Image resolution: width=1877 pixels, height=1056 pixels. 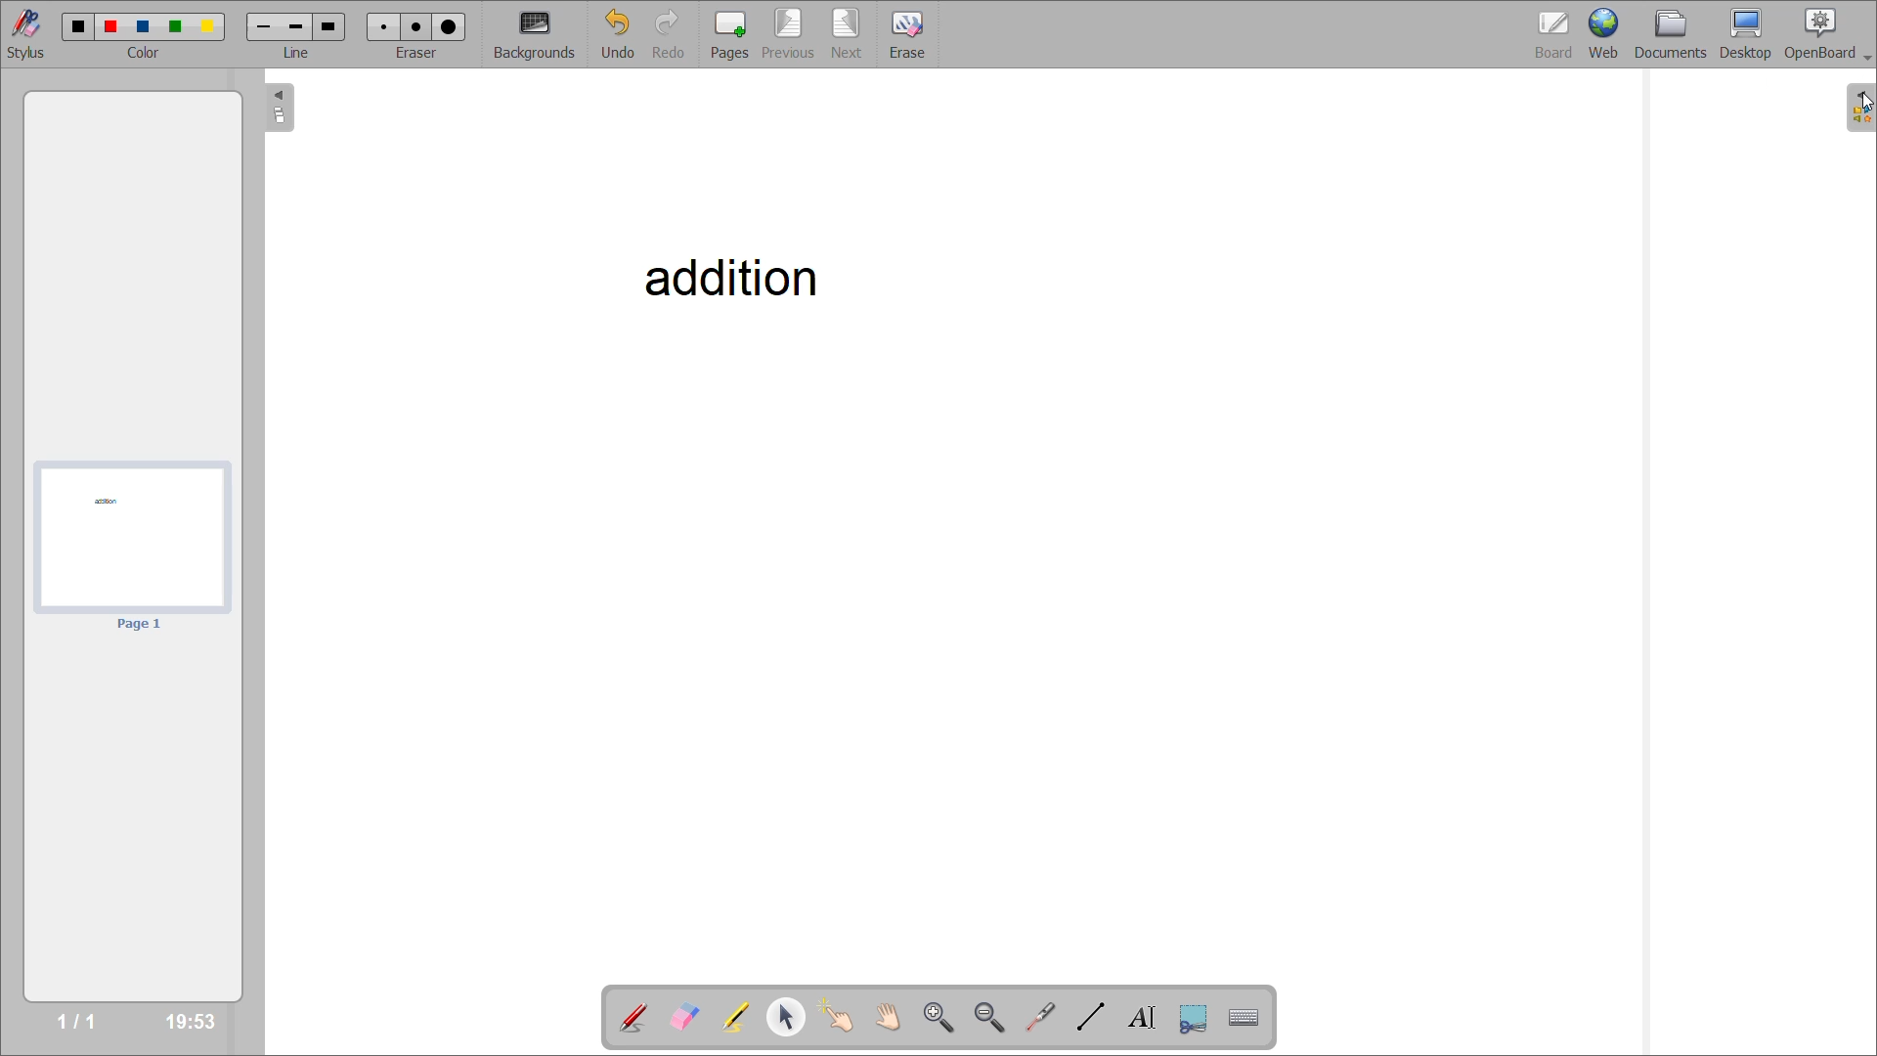 What do you see at coordinates (1830, 34) in the screenshot?
I see `openboard` at bounding box center [1830, 34].